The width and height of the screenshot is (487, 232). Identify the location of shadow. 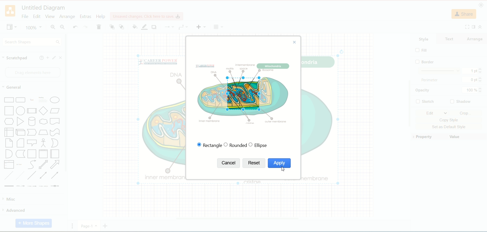
(155, 27).